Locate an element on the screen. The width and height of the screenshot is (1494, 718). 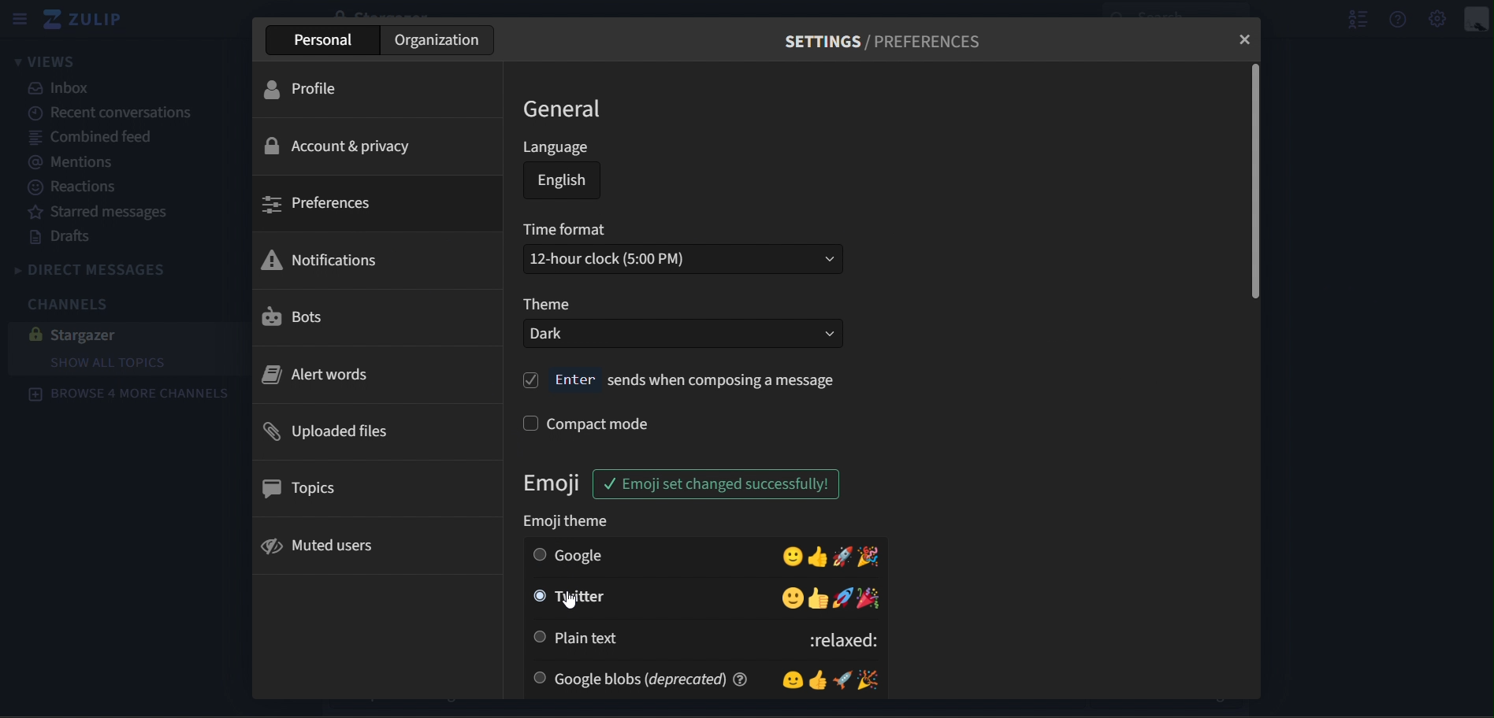
account & privacy is located at coordinates (337, 145).